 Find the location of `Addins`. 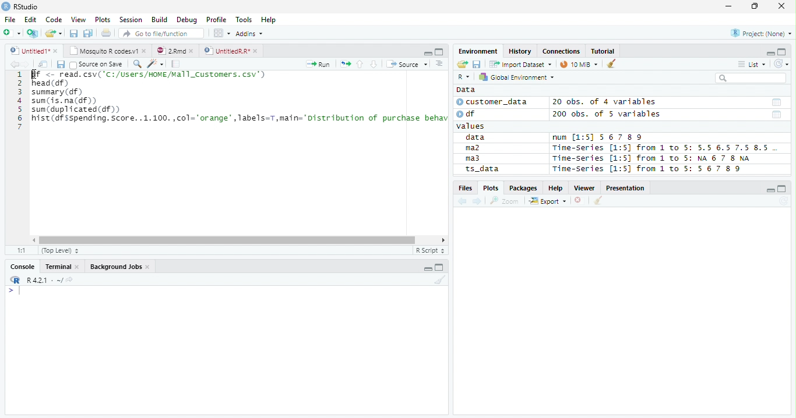

Addins is located at coordinates (251, 33).